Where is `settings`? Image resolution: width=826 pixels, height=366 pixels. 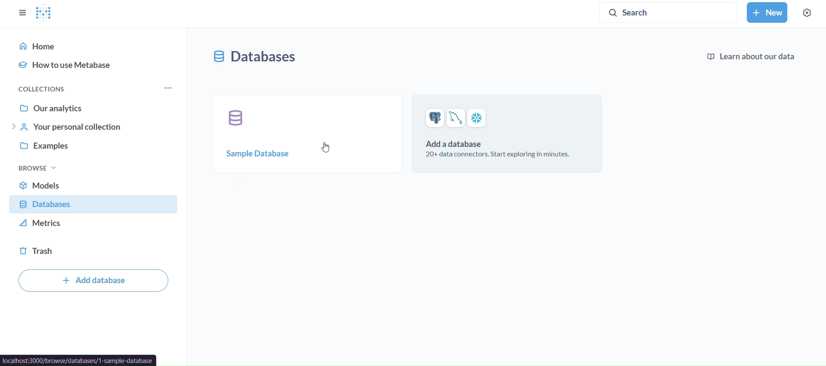 settings is located at coordinates (807, 12).